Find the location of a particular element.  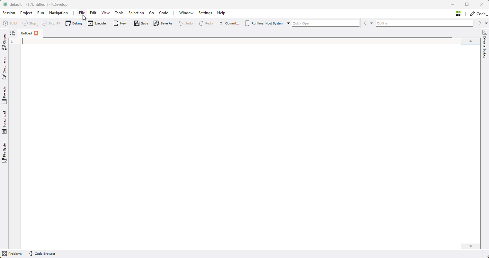

minimise is located at coordinates (454, 5).